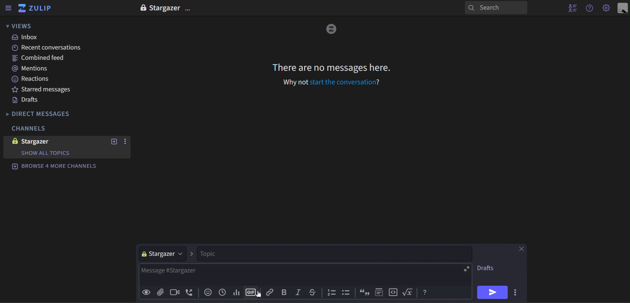 The width and height of the screenshot is (630, 303). Describe the element at coordinates (272, 293) in the screenshot. I see `Copy link` at that location.